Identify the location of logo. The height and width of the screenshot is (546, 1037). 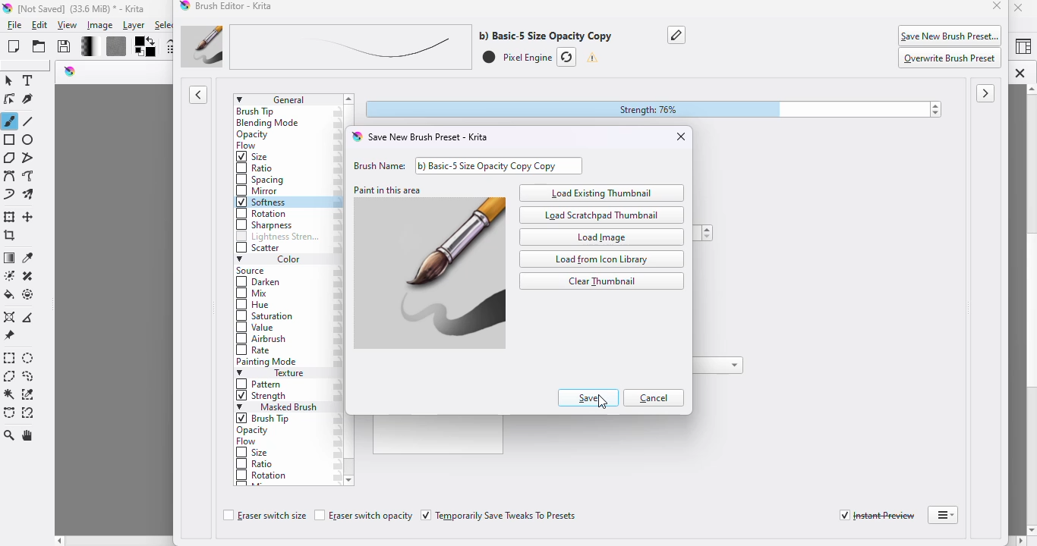
(8, 9).